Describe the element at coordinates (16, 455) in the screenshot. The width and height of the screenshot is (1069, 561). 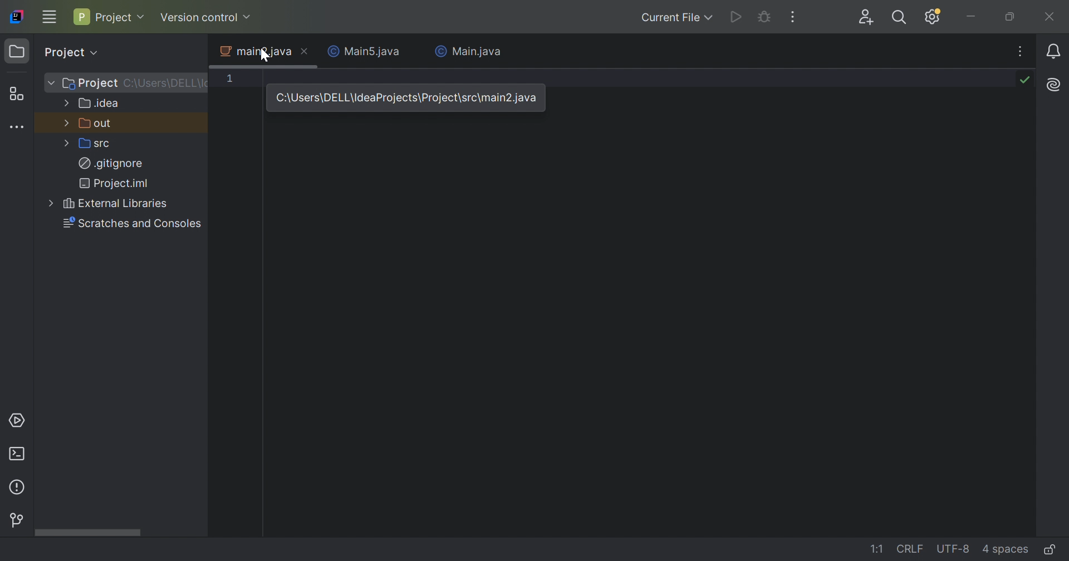
I see `Terminal` at that location.